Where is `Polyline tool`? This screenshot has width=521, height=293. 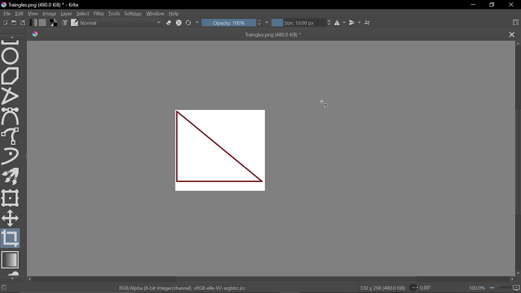
Polyline tool is located at coordinates (11, 96).